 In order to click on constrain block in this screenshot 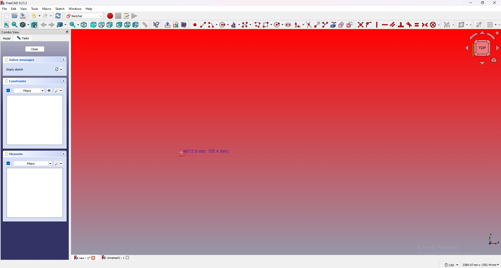, I will do `click(435, 24)`.